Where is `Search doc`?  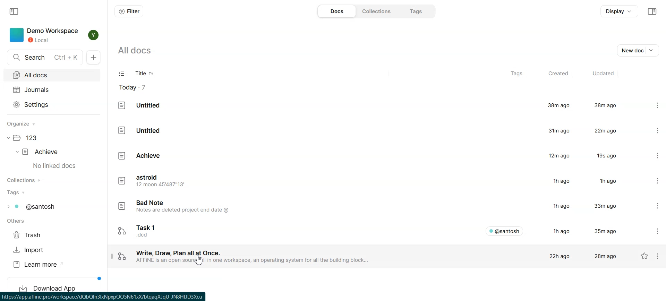 Search doc is located at coordinates (45, 58).